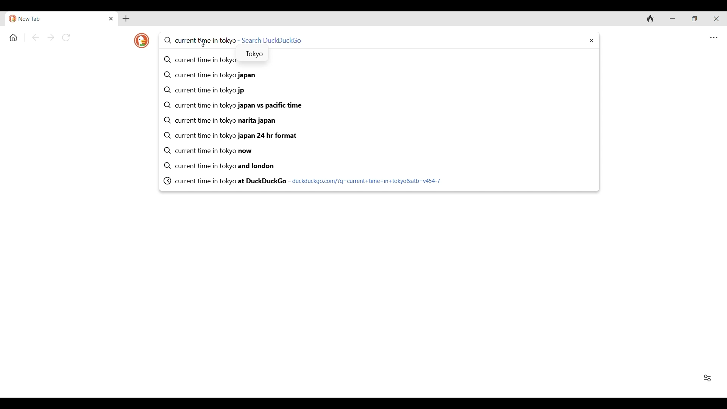  I want to click on Add new tab, so click(126, 19).